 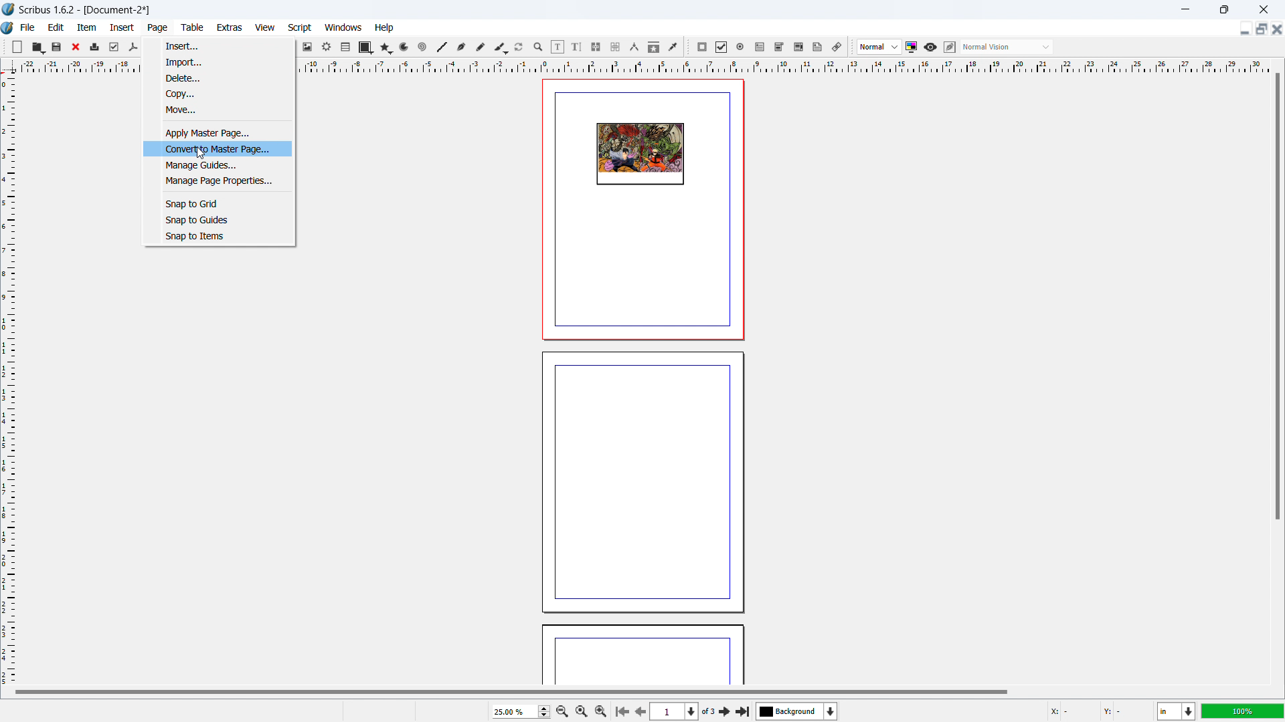 I want to click on snap to grid, so click(x=218, y=203).